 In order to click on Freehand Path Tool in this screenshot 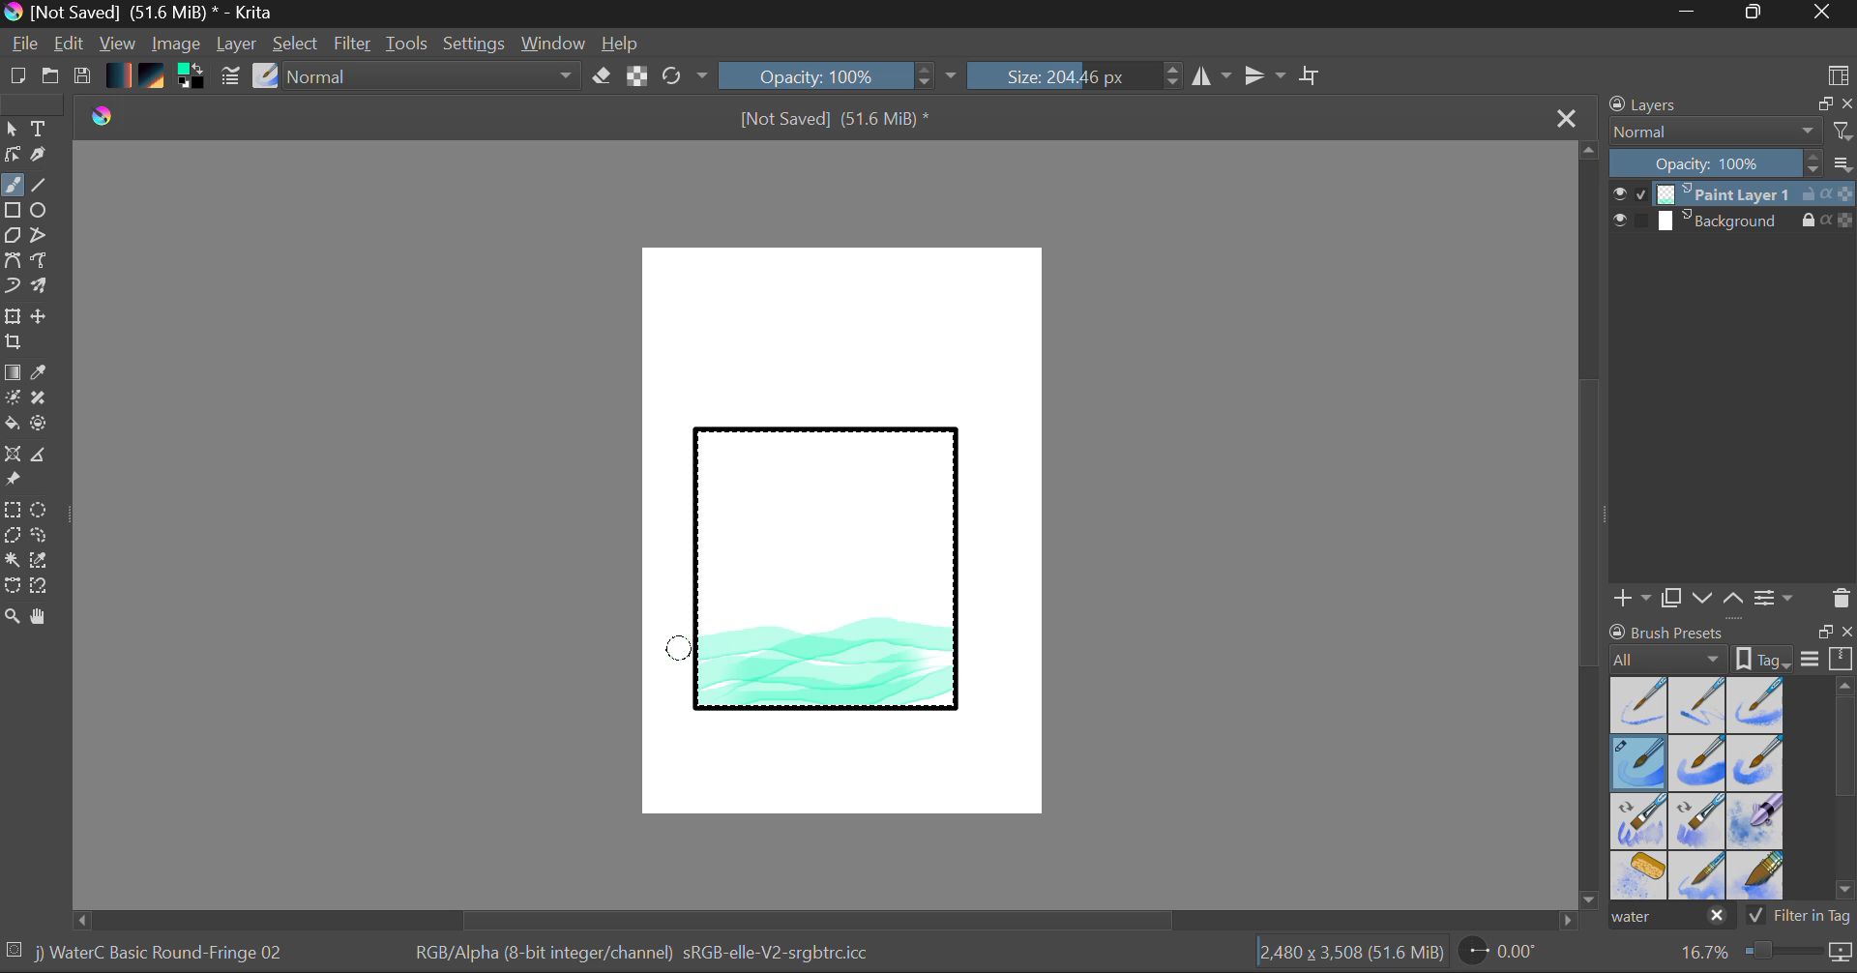, I will do `click(38, 262)`.